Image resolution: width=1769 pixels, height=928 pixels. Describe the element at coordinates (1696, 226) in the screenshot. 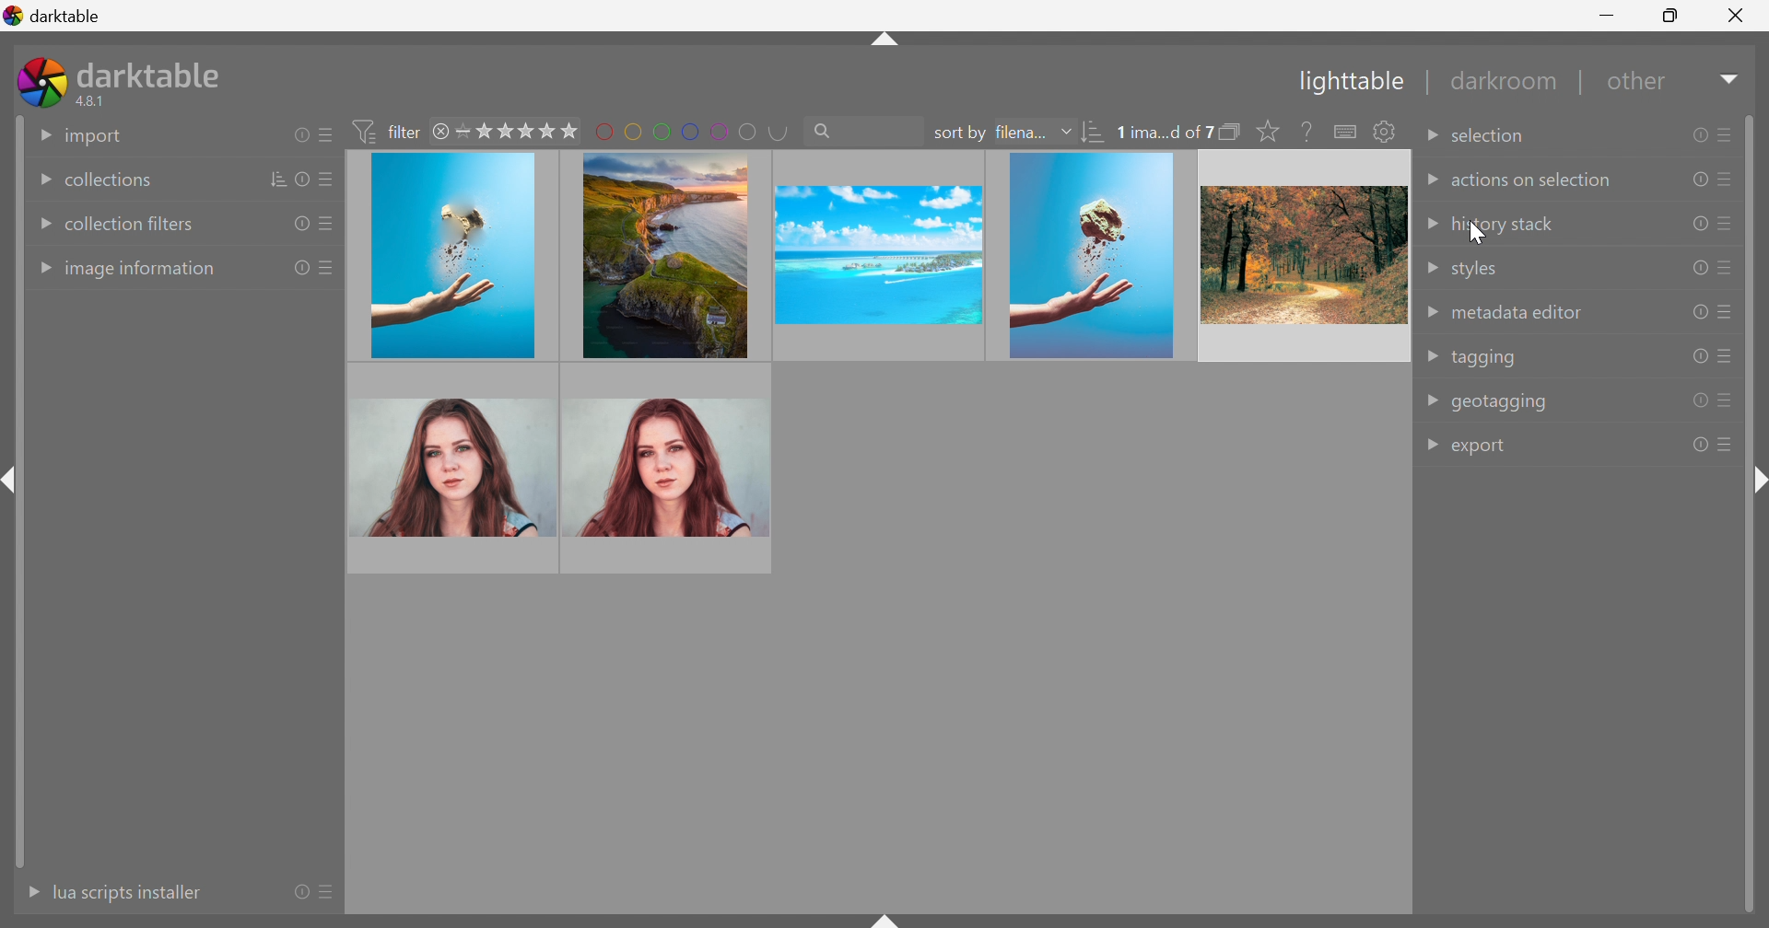

I see `reset` at that location.